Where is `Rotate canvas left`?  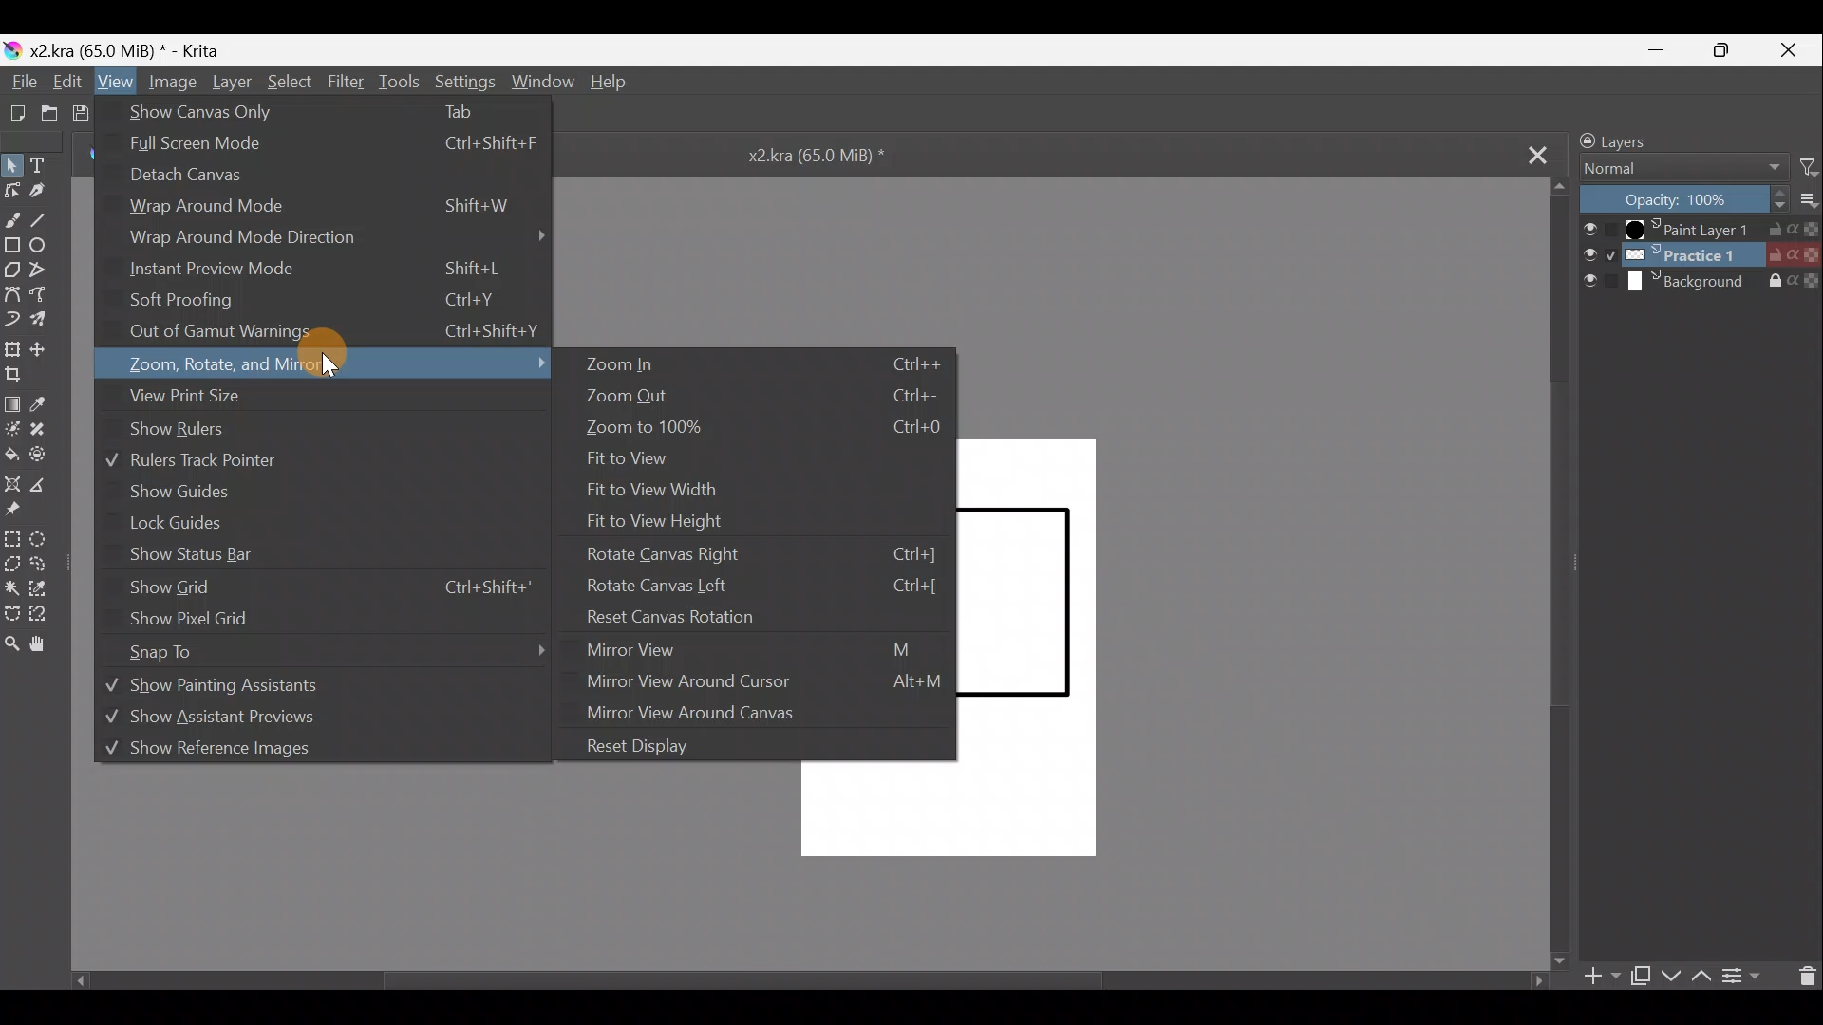
Rotate canvas left is located at coordinates (756, 585).